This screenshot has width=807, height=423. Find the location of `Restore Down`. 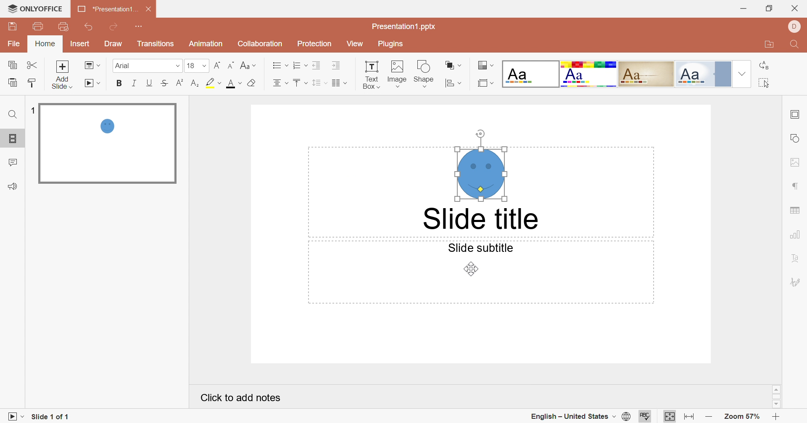

Restore Down is located at coordinates (768, 10).